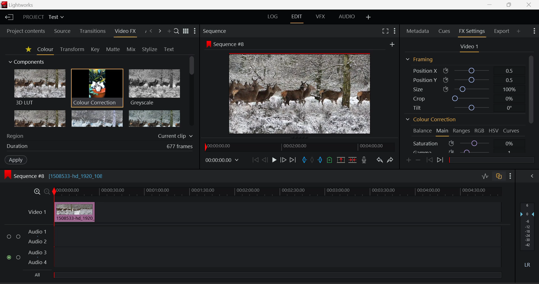 This screenshot has width=539, height=284. Describe the element at coordinates (443, 132) in the screenshot. I see `Main Tab Open` at that location.